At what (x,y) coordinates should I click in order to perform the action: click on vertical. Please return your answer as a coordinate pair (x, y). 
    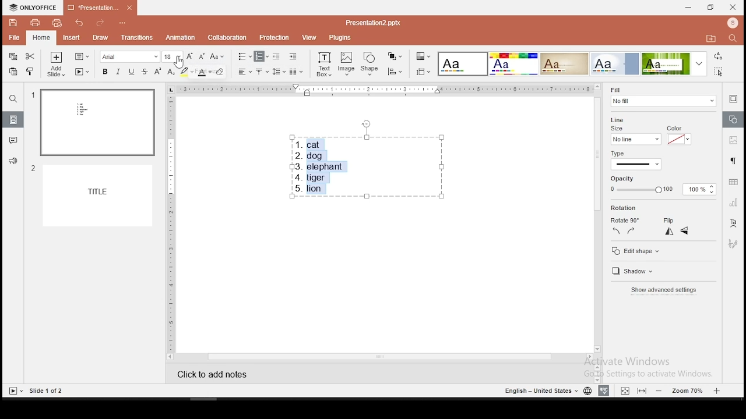
    Looking at the image, I should click on (670, 232).